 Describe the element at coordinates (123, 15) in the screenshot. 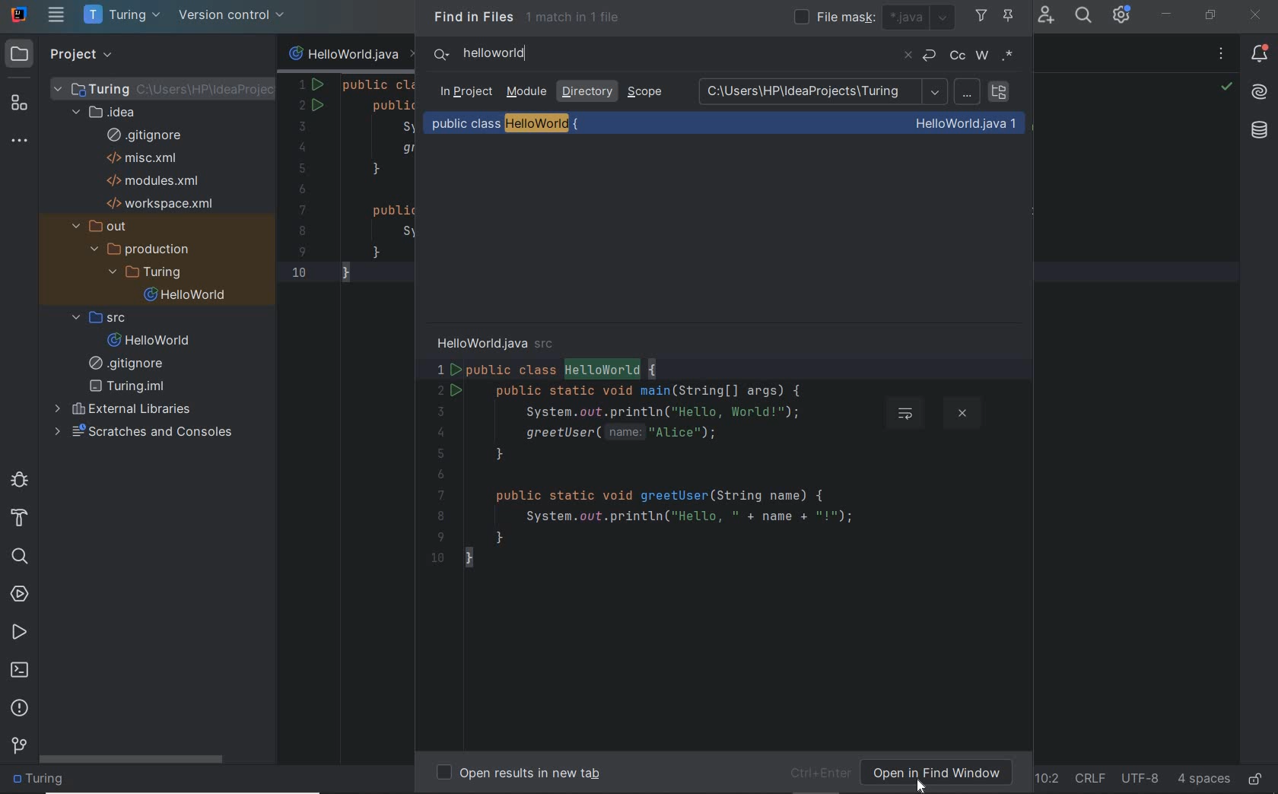

I see `project name` at that location.